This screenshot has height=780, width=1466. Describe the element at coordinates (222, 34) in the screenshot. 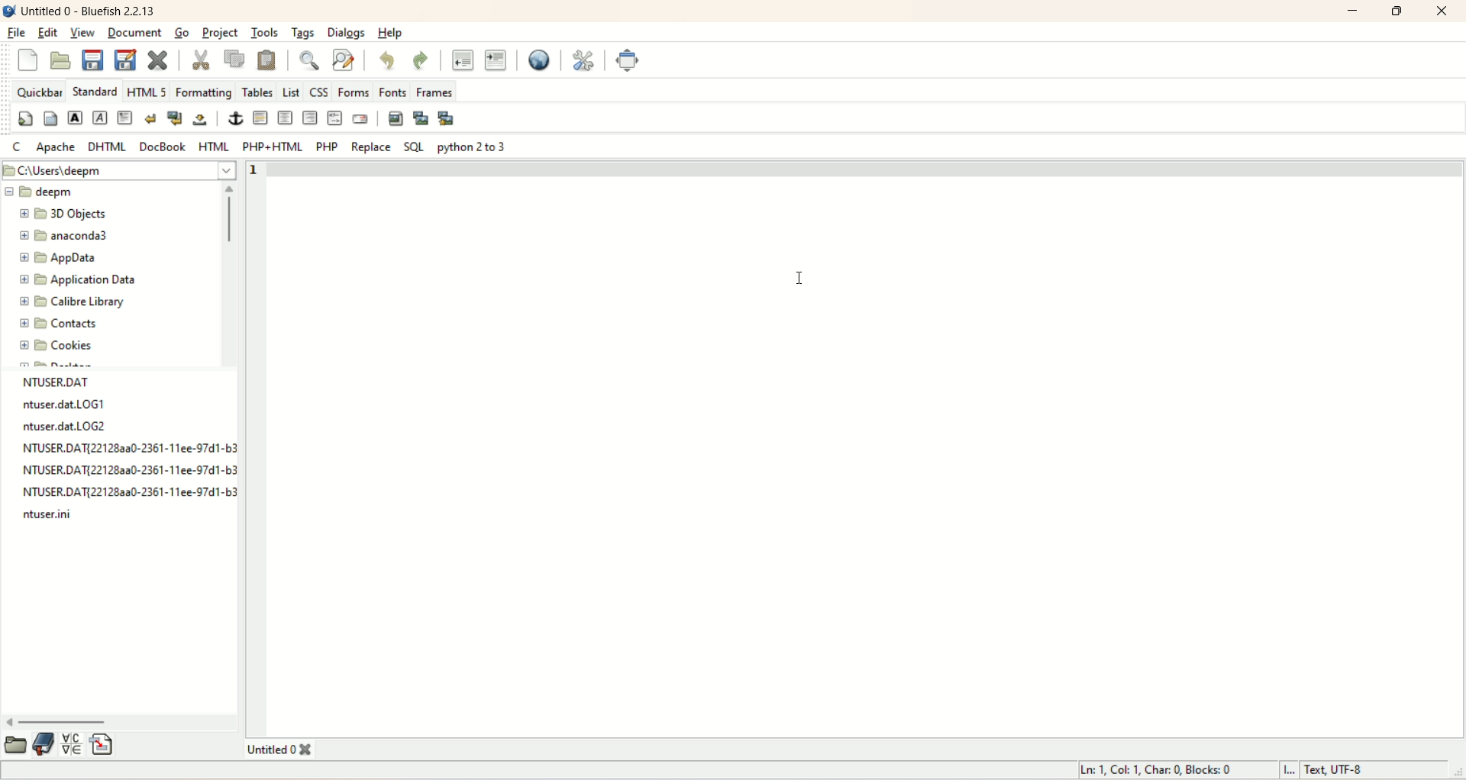

I see `projects` at that location.